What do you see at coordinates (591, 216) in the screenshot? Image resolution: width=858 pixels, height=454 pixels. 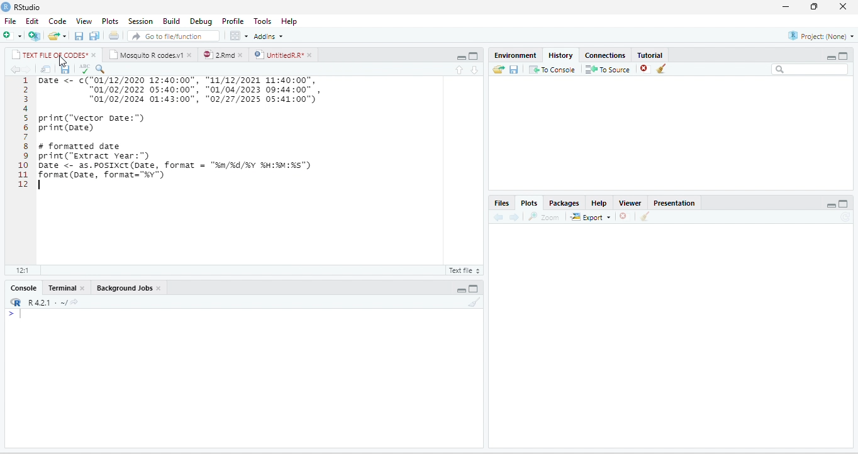 I see `Export` at bounding box center [591, 216].